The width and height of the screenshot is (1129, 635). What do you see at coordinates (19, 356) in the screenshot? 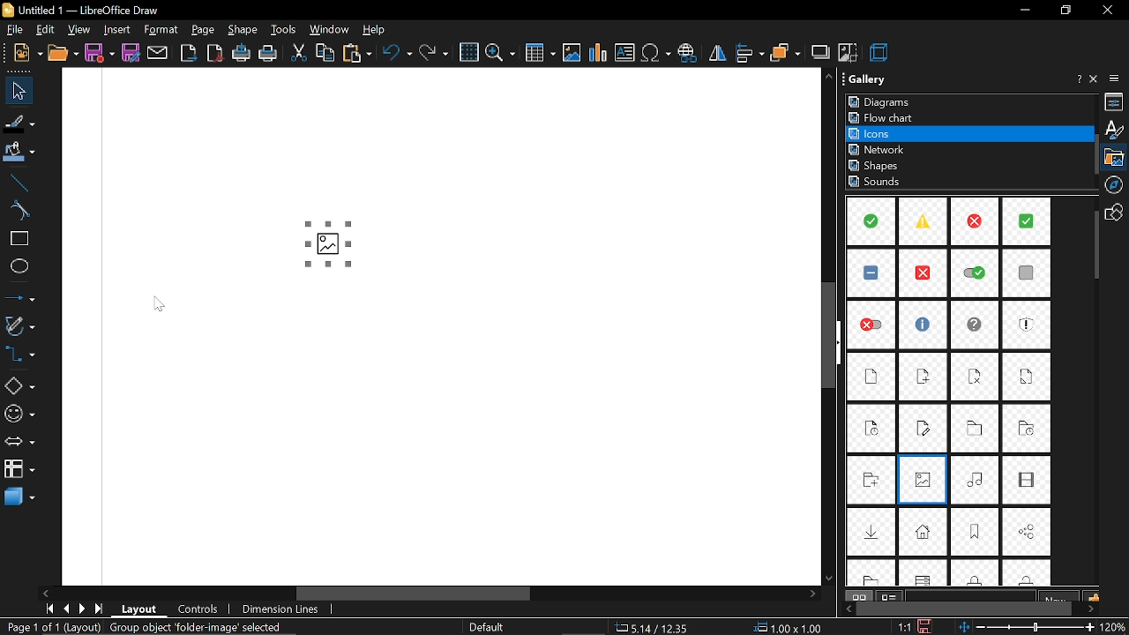
I see `connector` at bounding box center [19, 356].